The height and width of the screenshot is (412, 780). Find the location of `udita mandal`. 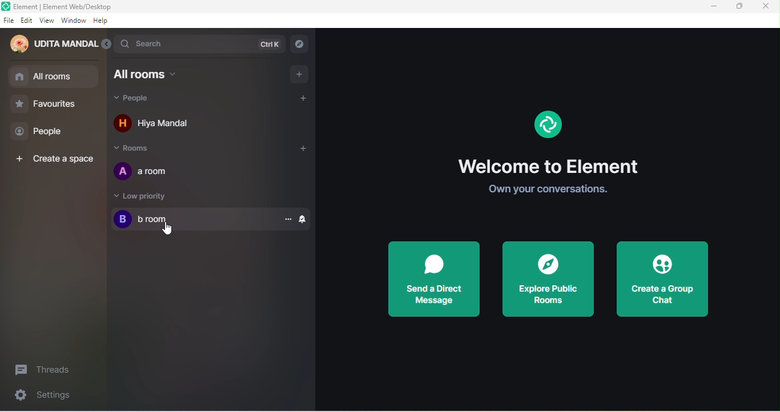

udita mandal is located at coordinates (53, 44).